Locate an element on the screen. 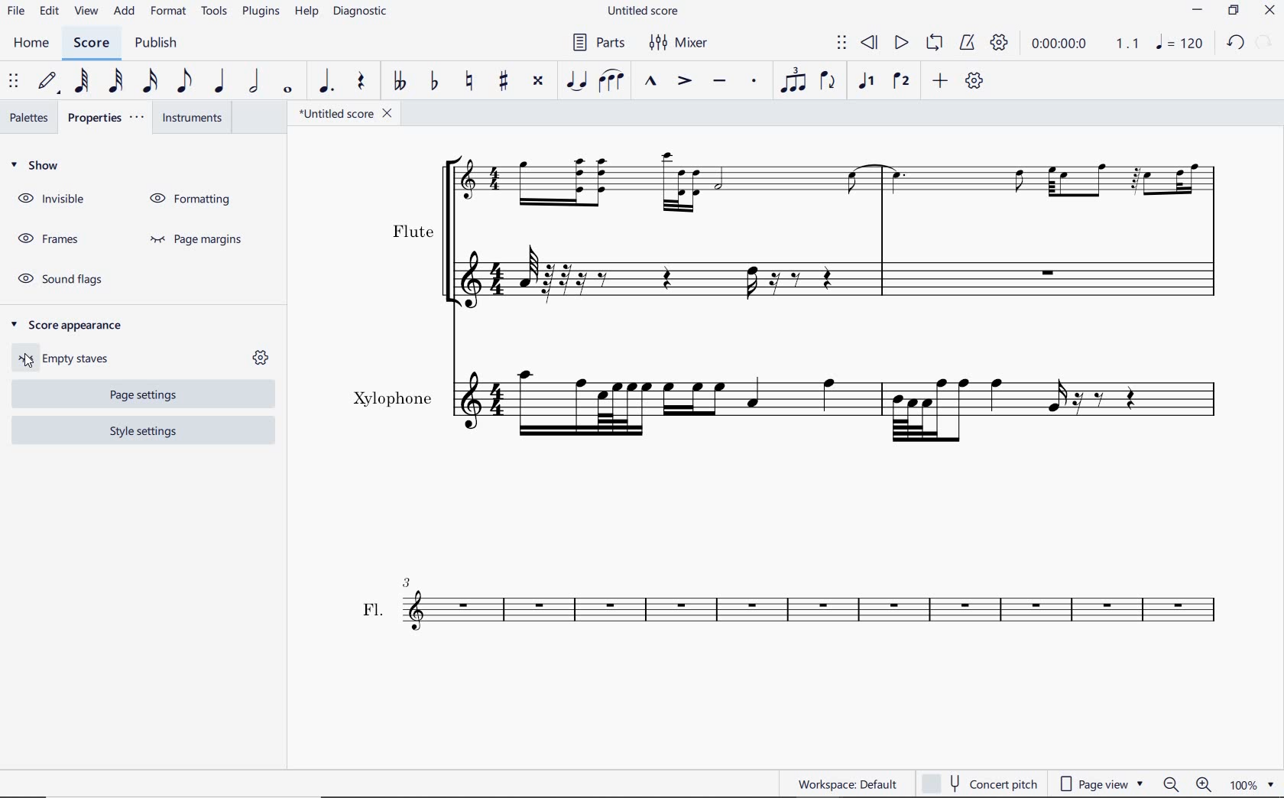  zoom out or zoom in is located at coordinates (1188, 784).